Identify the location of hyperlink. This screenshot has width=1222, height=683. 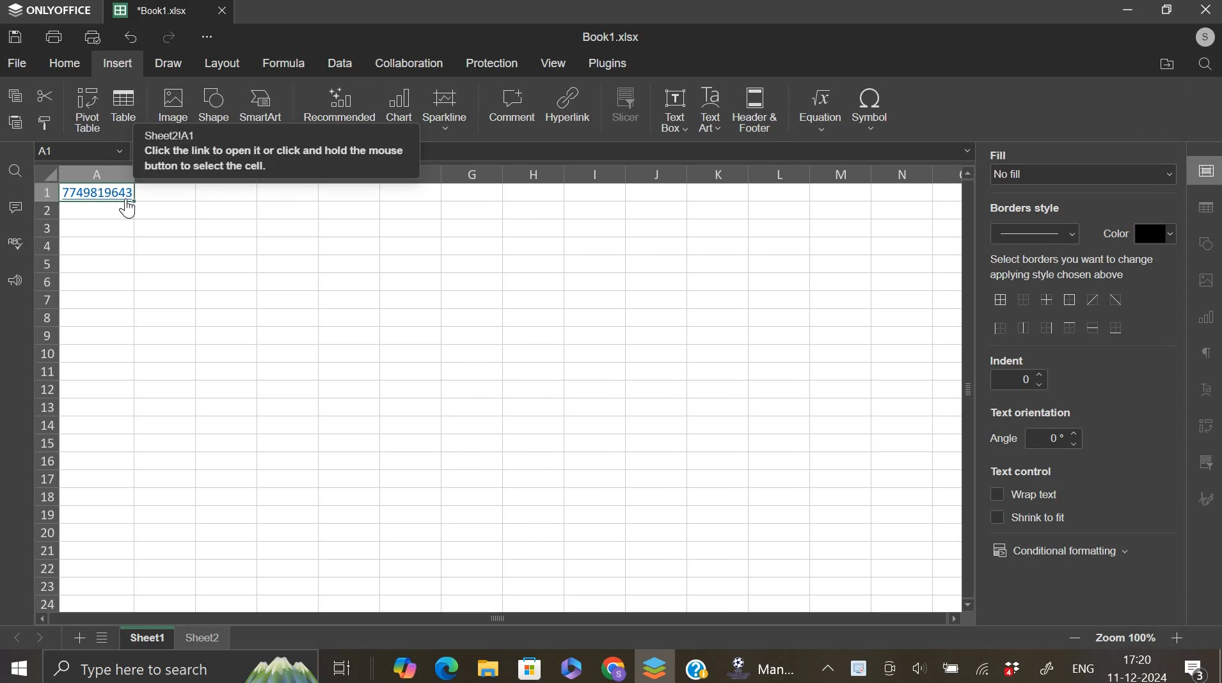
(569, 109).